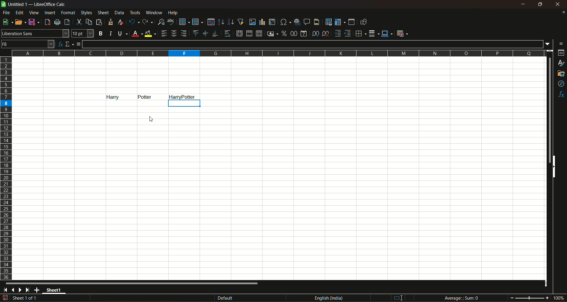 The width and height of the screenshot is (567, 302). What do you see at coordinates (364, 22) in the screenshot?
I see `show draw functions` at bounding box center [364, 22].